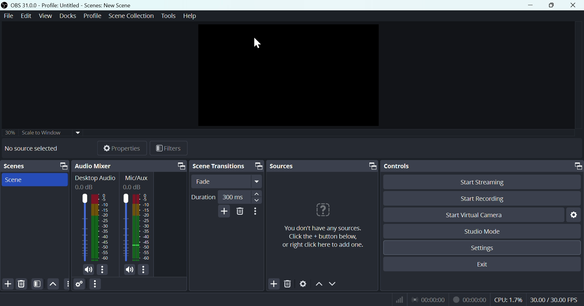 The height and width of the screenshot is (306, 584). What do you see at coordinates (332, 283) in the screenshot?
I see `Down` at bounding box center [332, 283].